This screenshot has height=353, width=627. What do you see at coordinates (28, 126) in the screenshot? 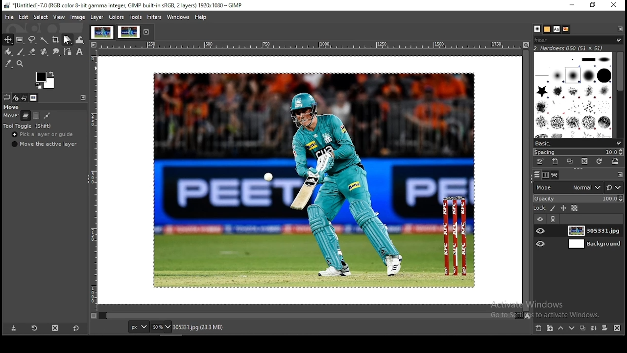
I see `tool toggle (shift)` at bounding box center [28, 126].